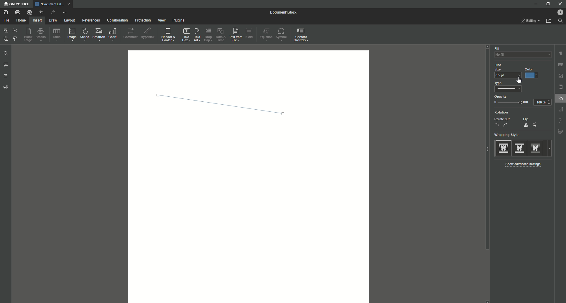 The image size is (566, 303). I want to click on , so click(560, 110).